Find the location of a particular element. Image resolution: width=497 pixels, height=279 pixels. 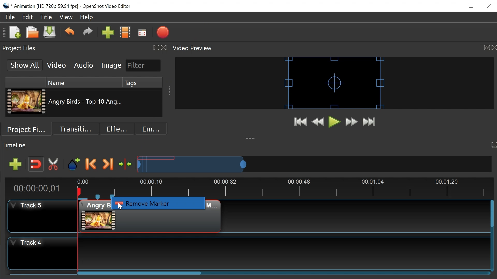

Title is located at coordinates (46, 17).